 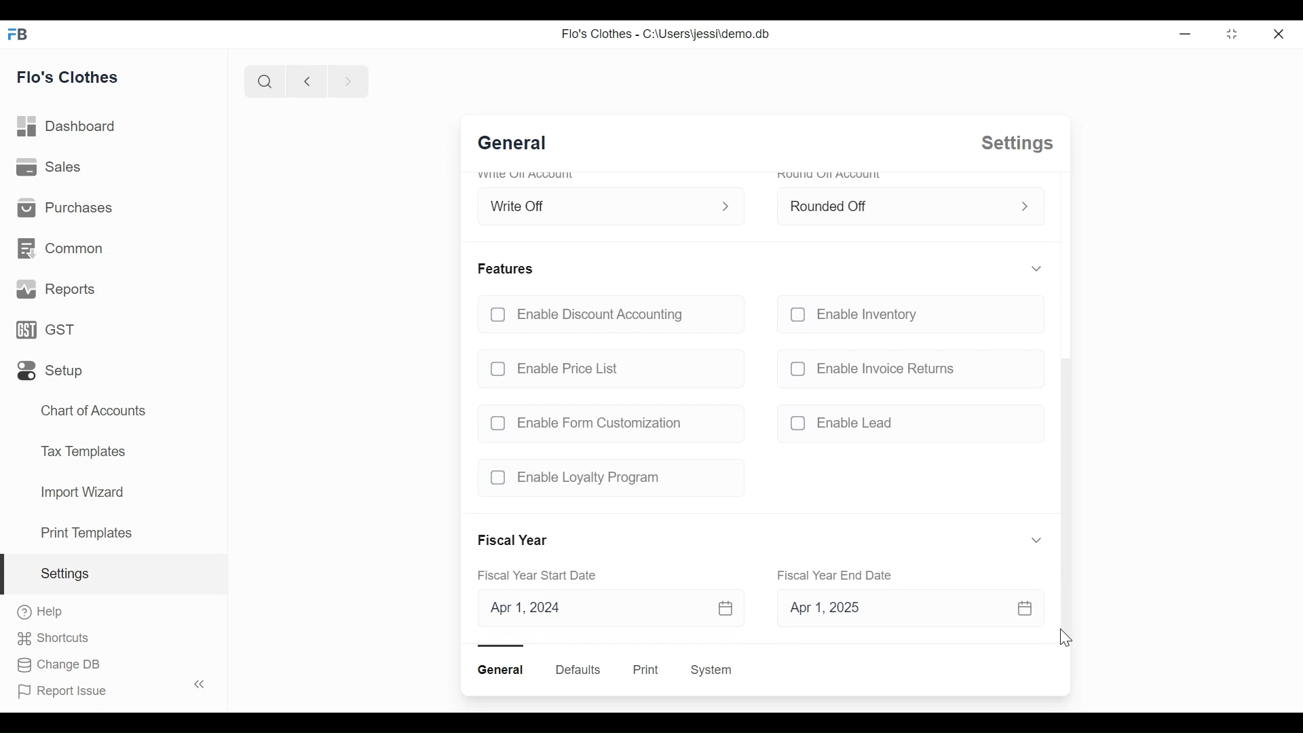 I want to click on Shortcuts, so click(x=59, y=639).